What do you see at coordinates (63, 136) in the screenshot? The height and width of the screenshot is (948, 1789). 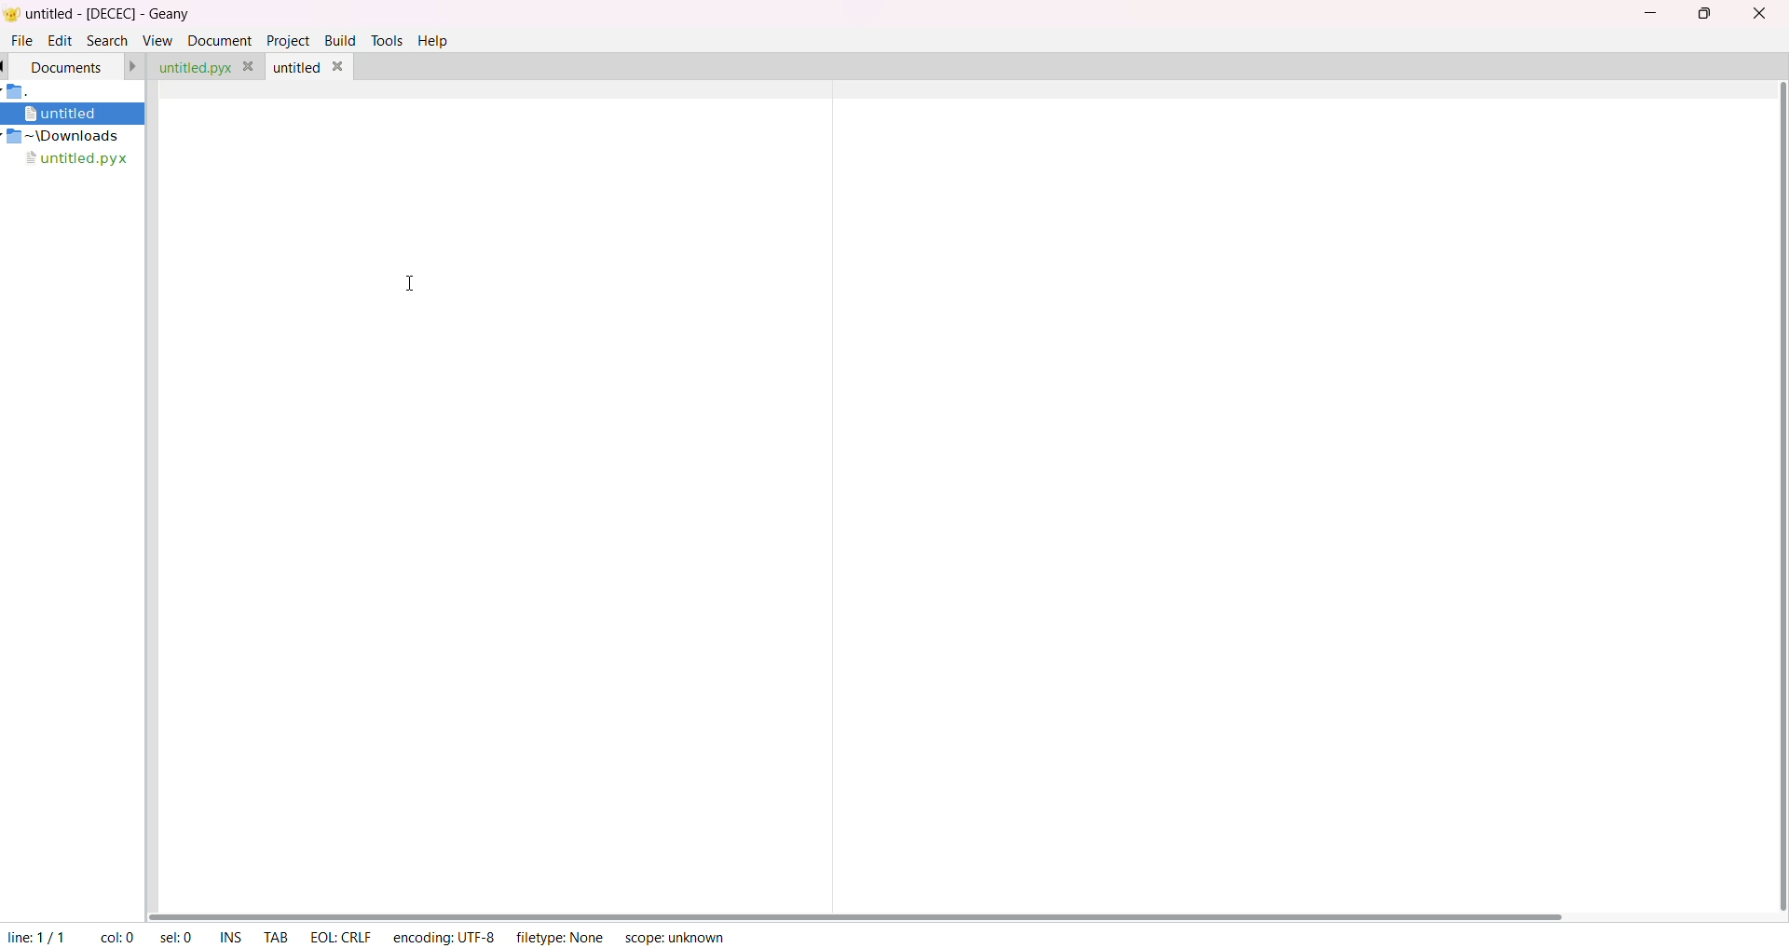 I see `downloads` at bounding box center [63, 136].